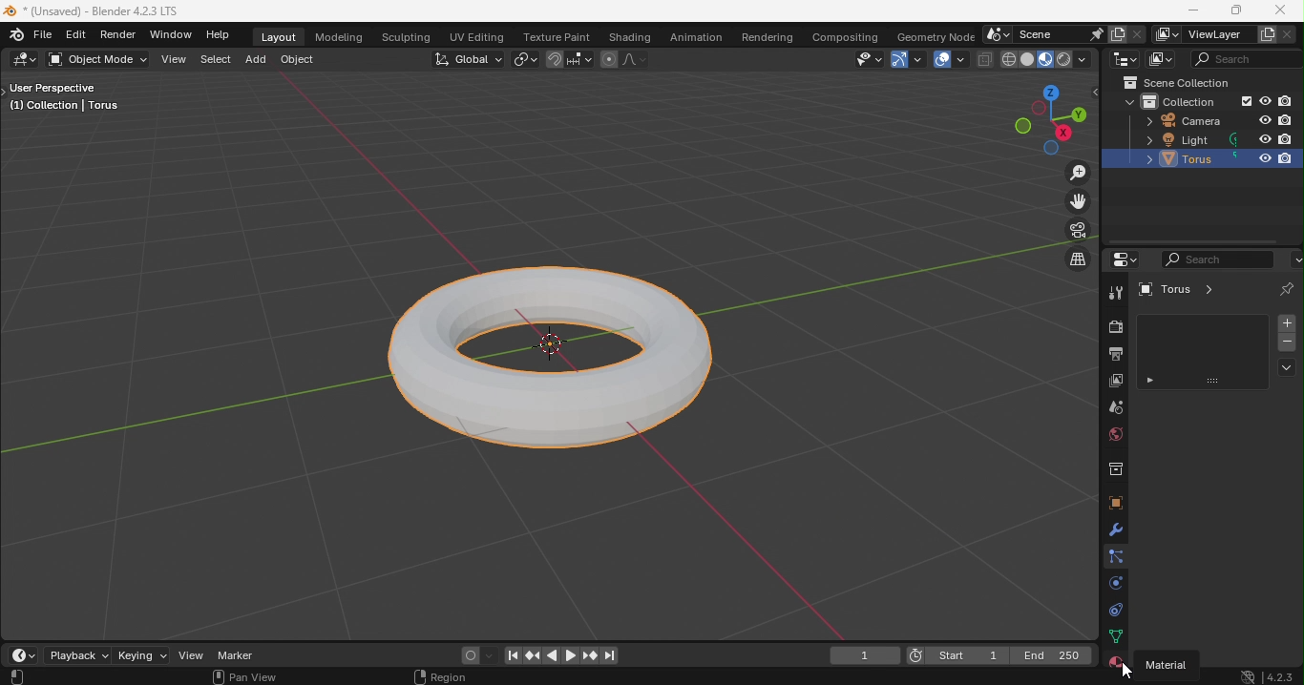  Describe the element at coordinates (280, 36) in the screenshot. I see `Layout` at that location.